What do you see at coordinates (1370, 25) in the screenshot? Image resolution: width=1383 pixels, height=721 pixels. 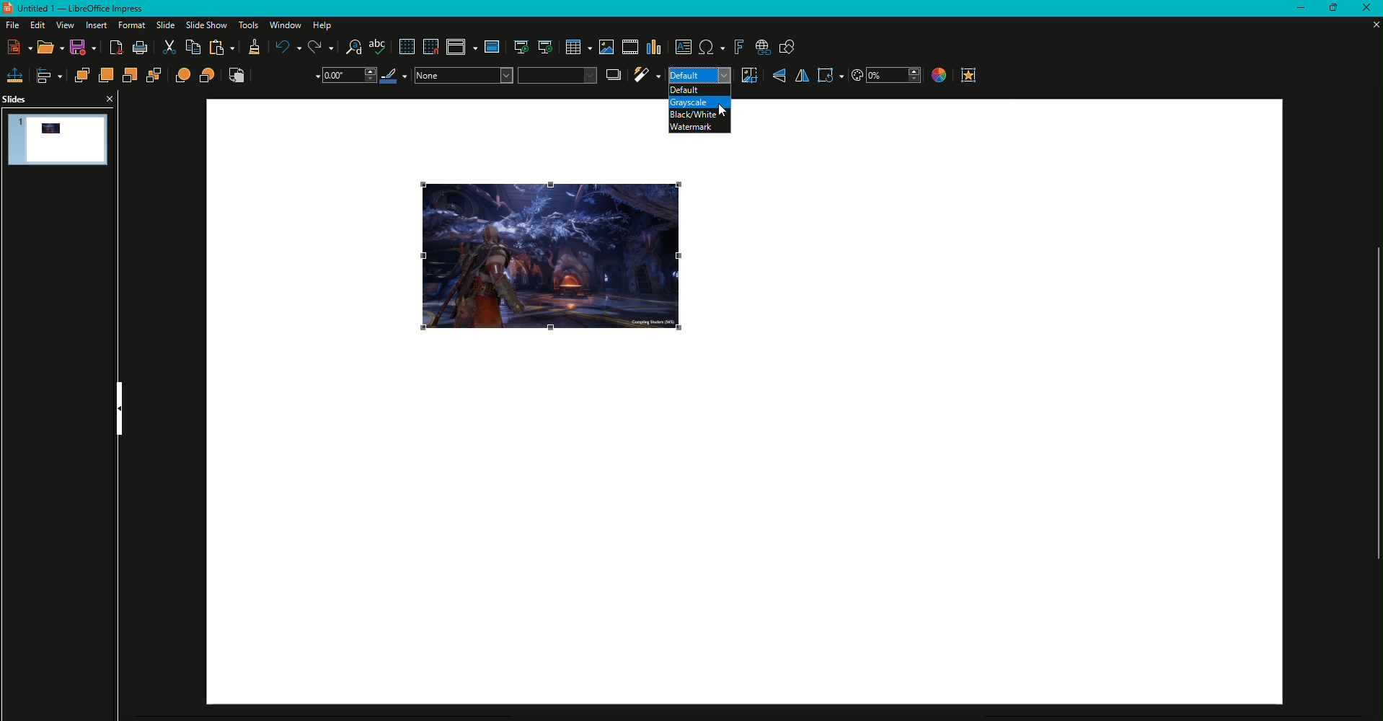 I see `Close sheet` at bounding box center [1370, 25].